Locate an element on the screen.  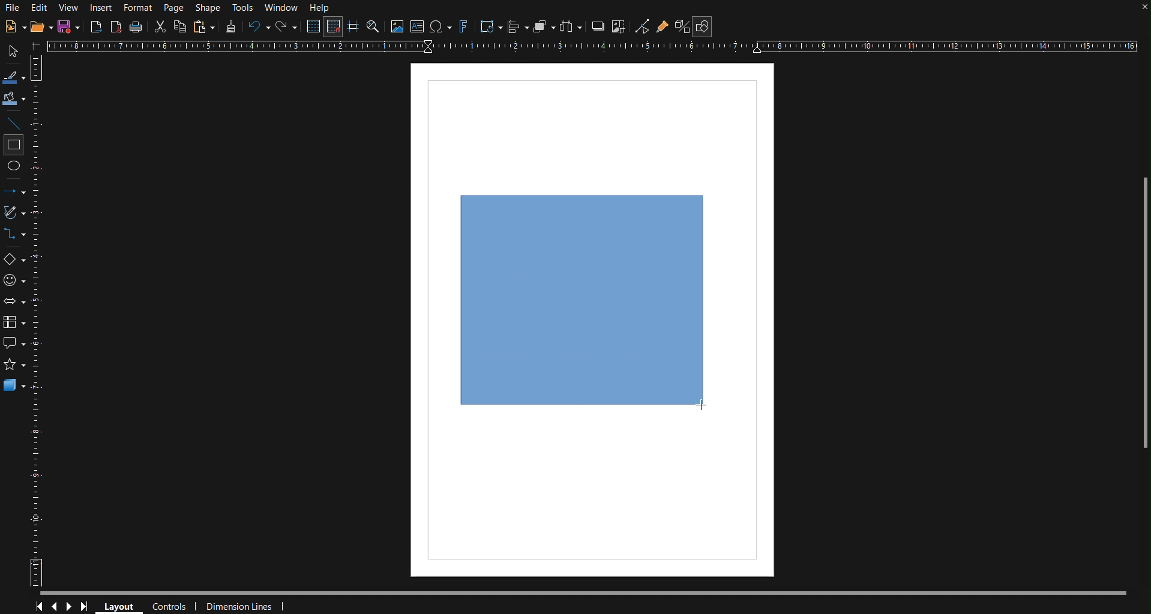
Fill Color is located at coordinates (14, 99).